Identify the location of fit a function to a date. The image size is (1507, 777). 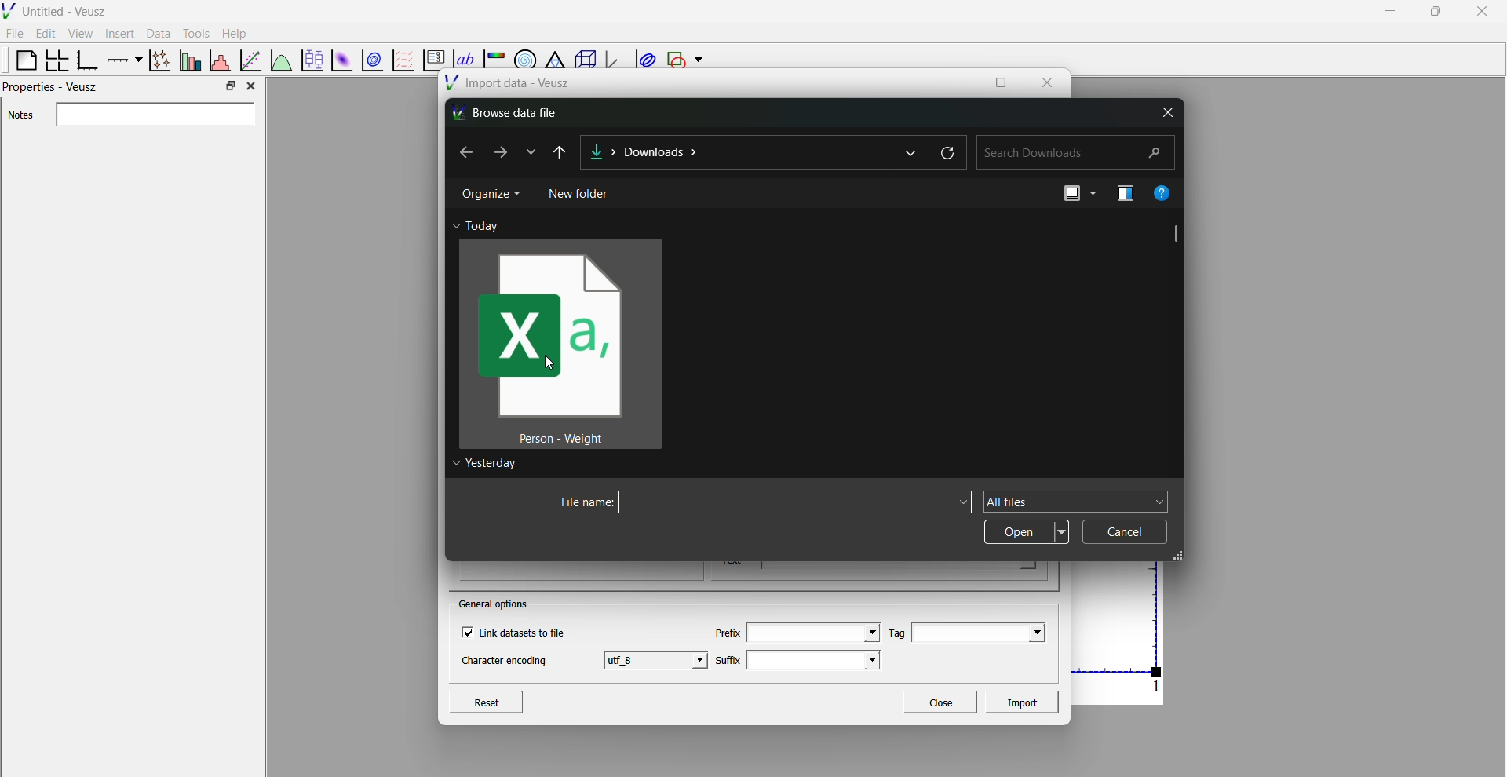
(250, 60).